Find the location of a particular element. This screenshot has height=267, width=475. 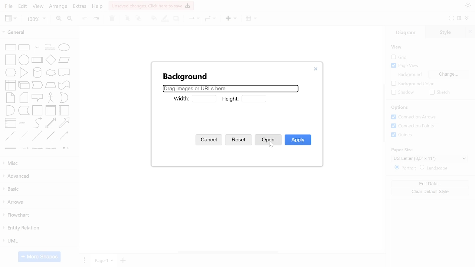

change background is located at coordinates (449, 74).